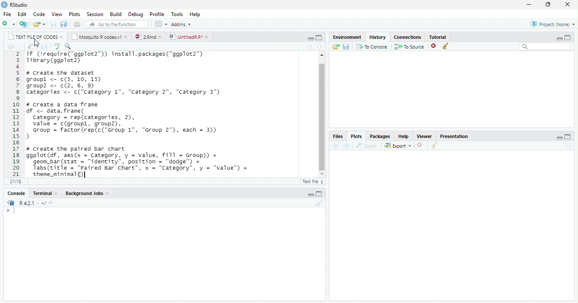 This screenshot has height=303, width=578. What do you see at coordinates (371, 46) in the screenshot?
I see `to console : send the selected commands to the R console` at bounding box center [371, 46].